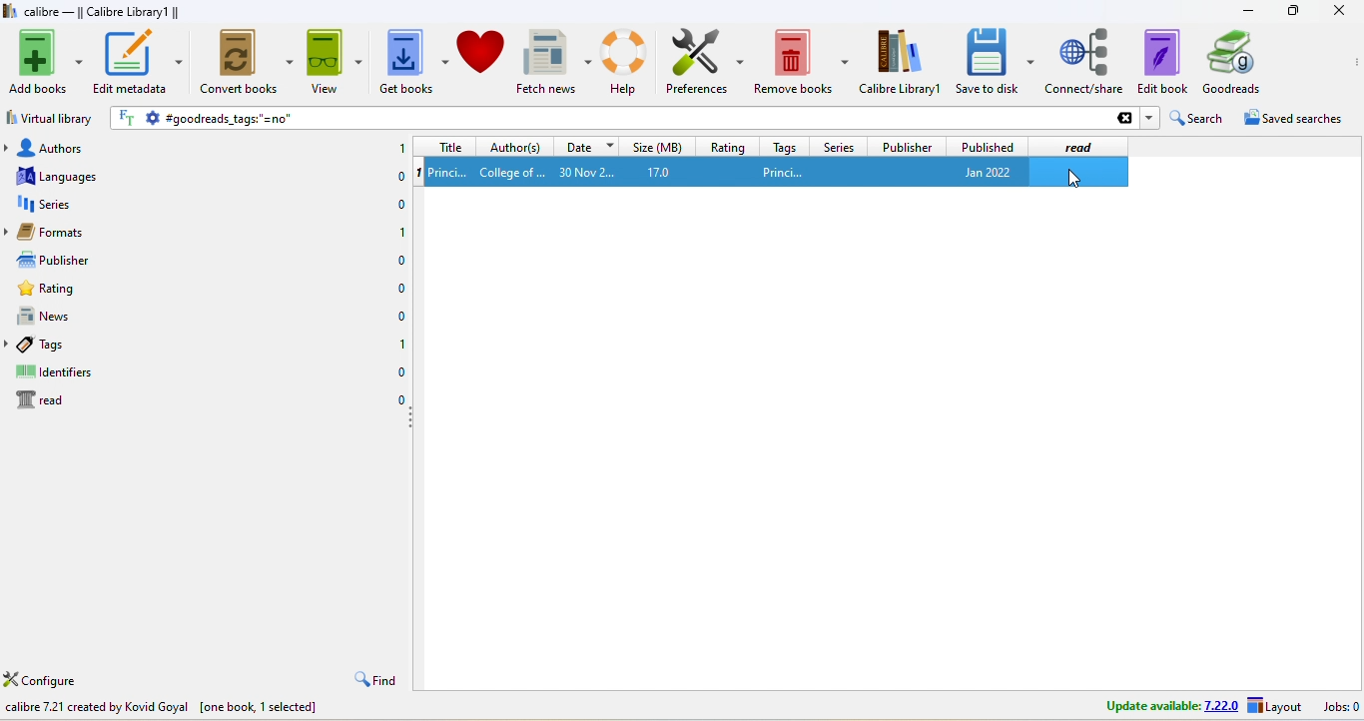  I want to click on find, so click(374, 678).